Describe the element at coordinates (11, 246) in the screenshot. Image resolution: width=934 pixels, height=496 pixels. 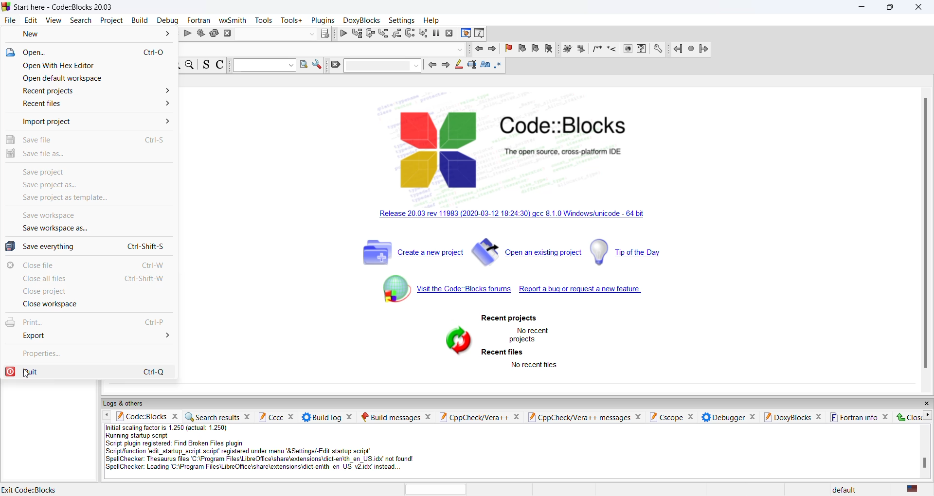
I see `save all icon` at that location.